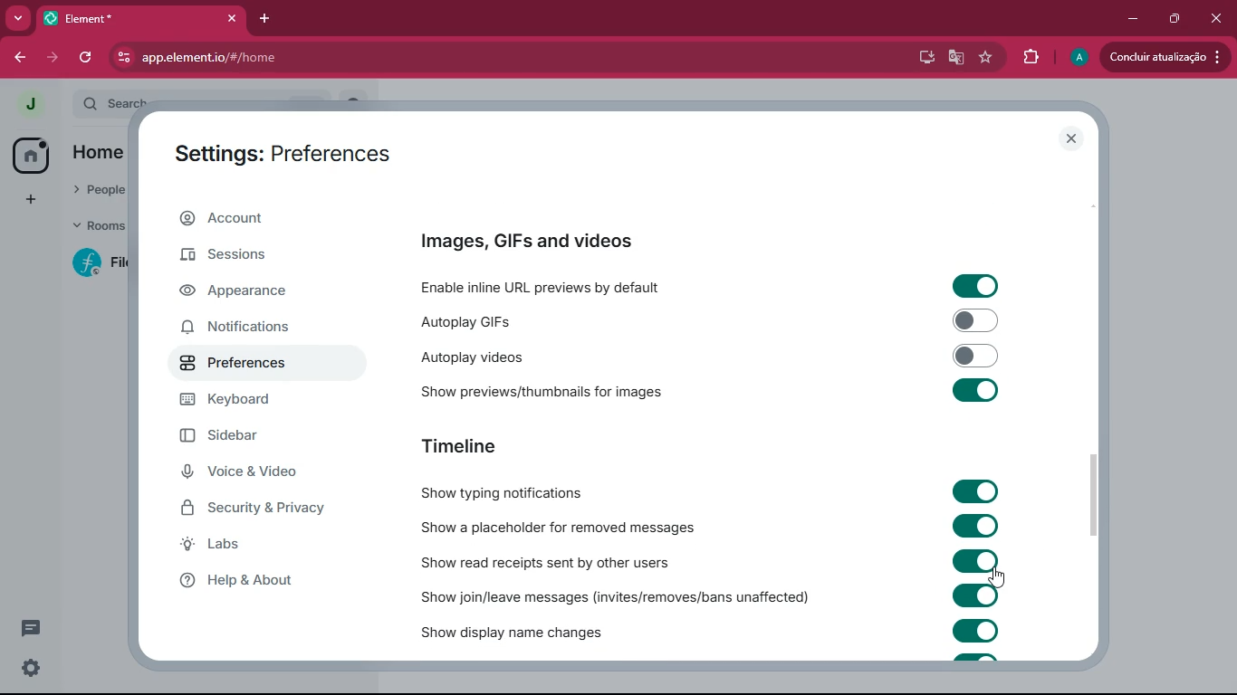 Image resolution: width=1237 pixels, height=695 pixels. What do you see at coordinates (1096, 495) in the screenshot?
I see `scroll bar` at bounding box center [1096, 495].